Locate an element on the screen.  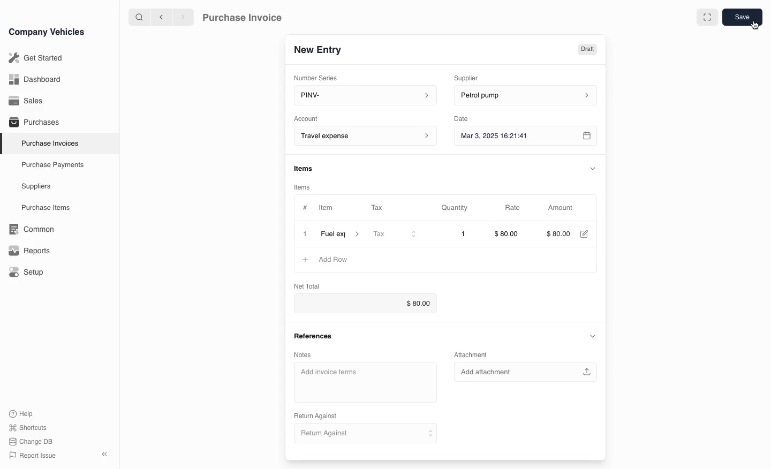
Account is located at coordinates (306, 118).